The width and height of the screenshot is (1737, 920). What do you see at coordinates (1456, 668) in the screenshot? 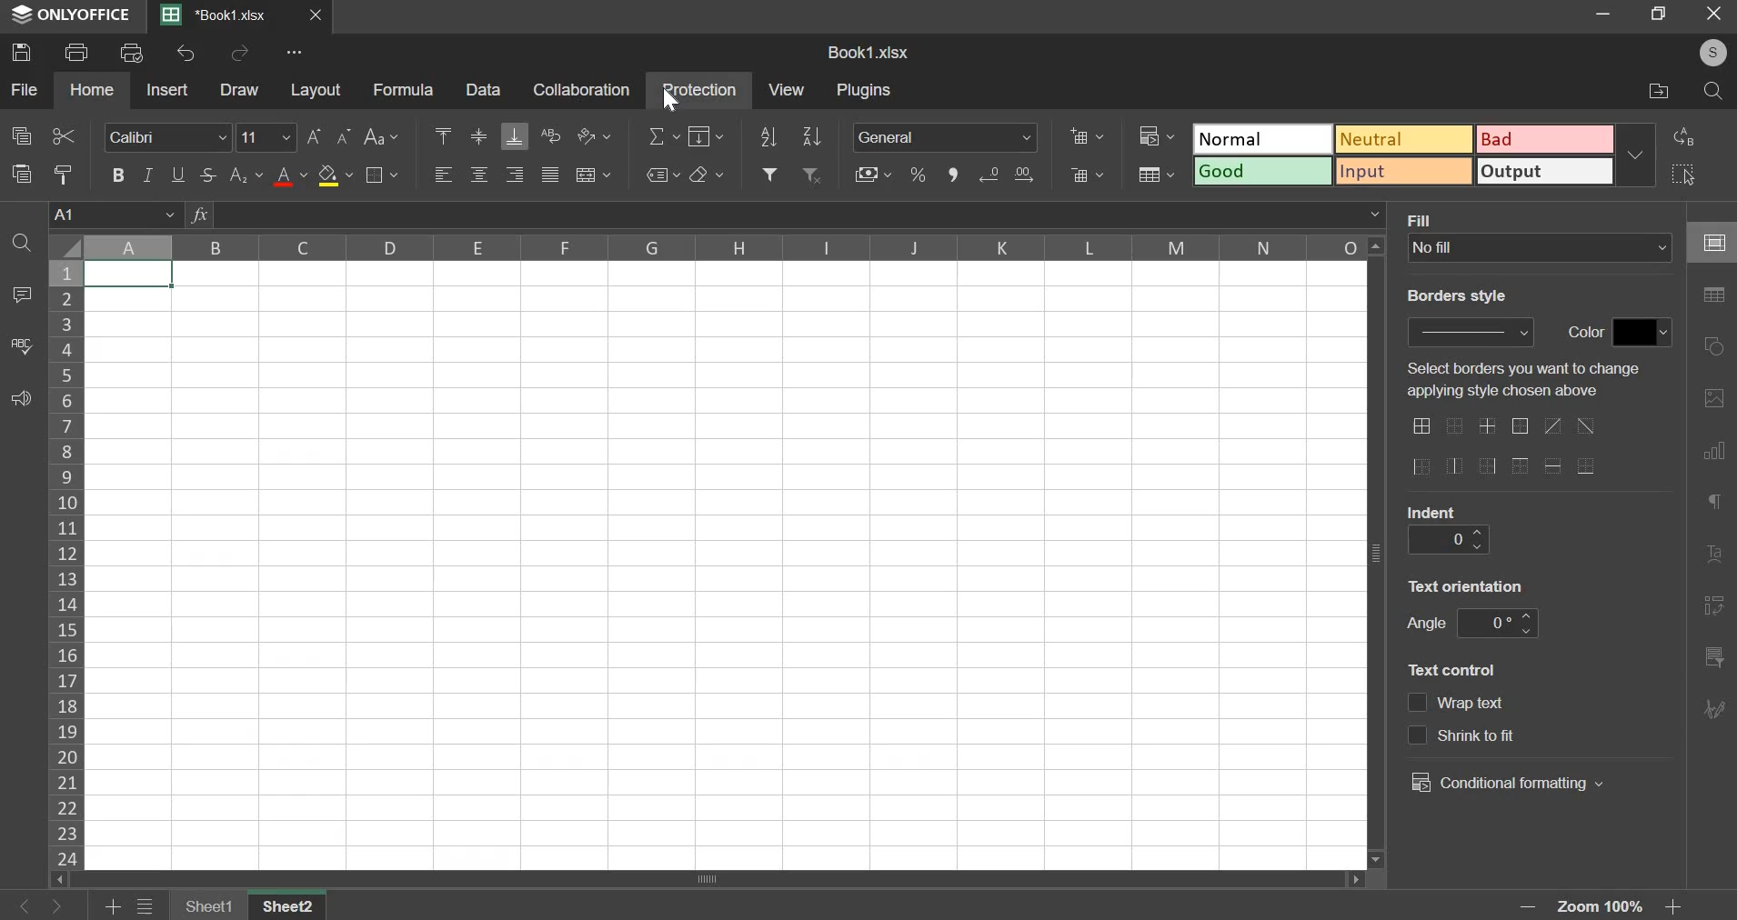
I see `text control` at bounding box center [1456, 668].